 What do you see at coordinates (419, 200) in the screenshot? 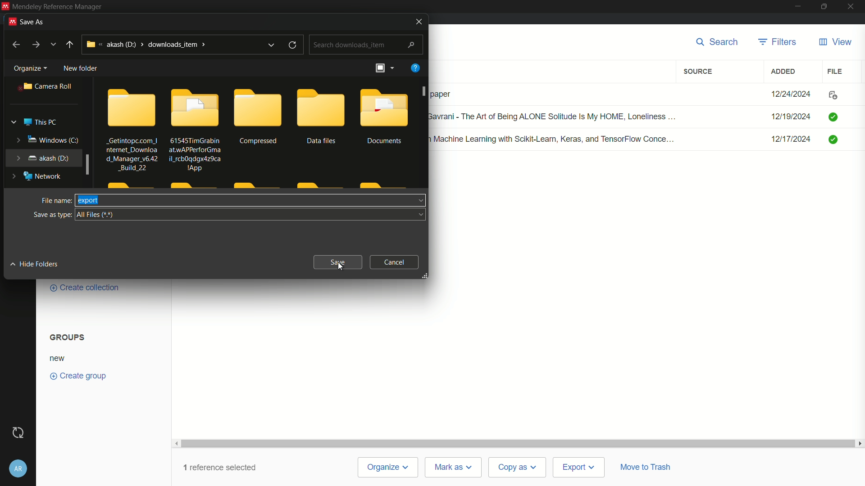
I see `dropdown` at bounding box center [419, 200].